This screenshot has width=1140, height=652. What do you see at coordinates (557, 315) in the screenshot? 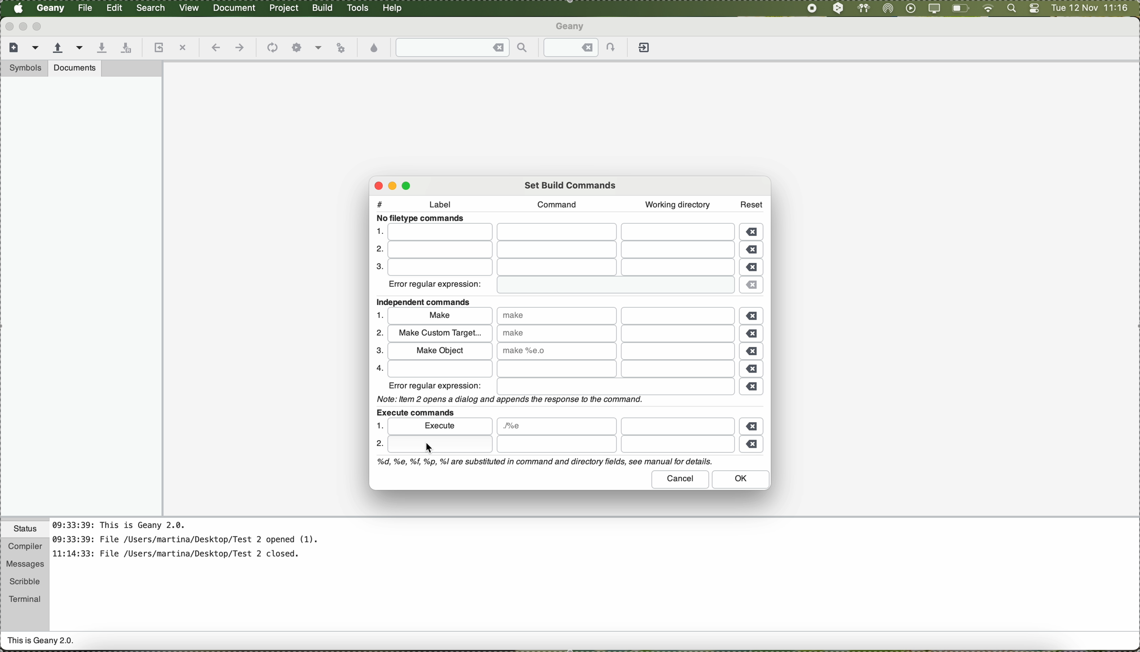
I see `make` at bounding box center [557, 315].